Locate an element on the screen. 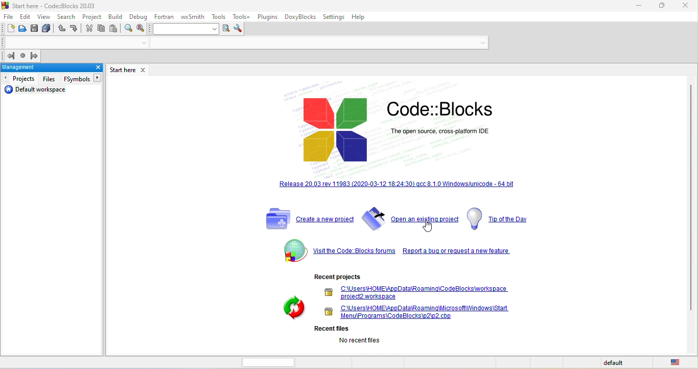  united state is located at coordinates (677, 363).